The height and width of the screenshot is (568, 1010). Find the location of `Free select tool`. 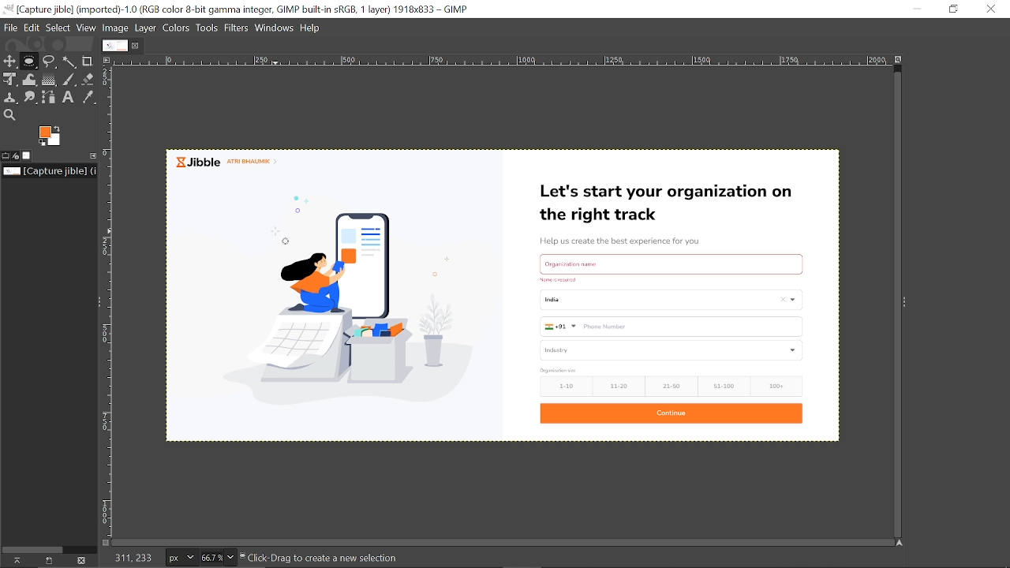

Free select tool is located at coordinates (50, 62).